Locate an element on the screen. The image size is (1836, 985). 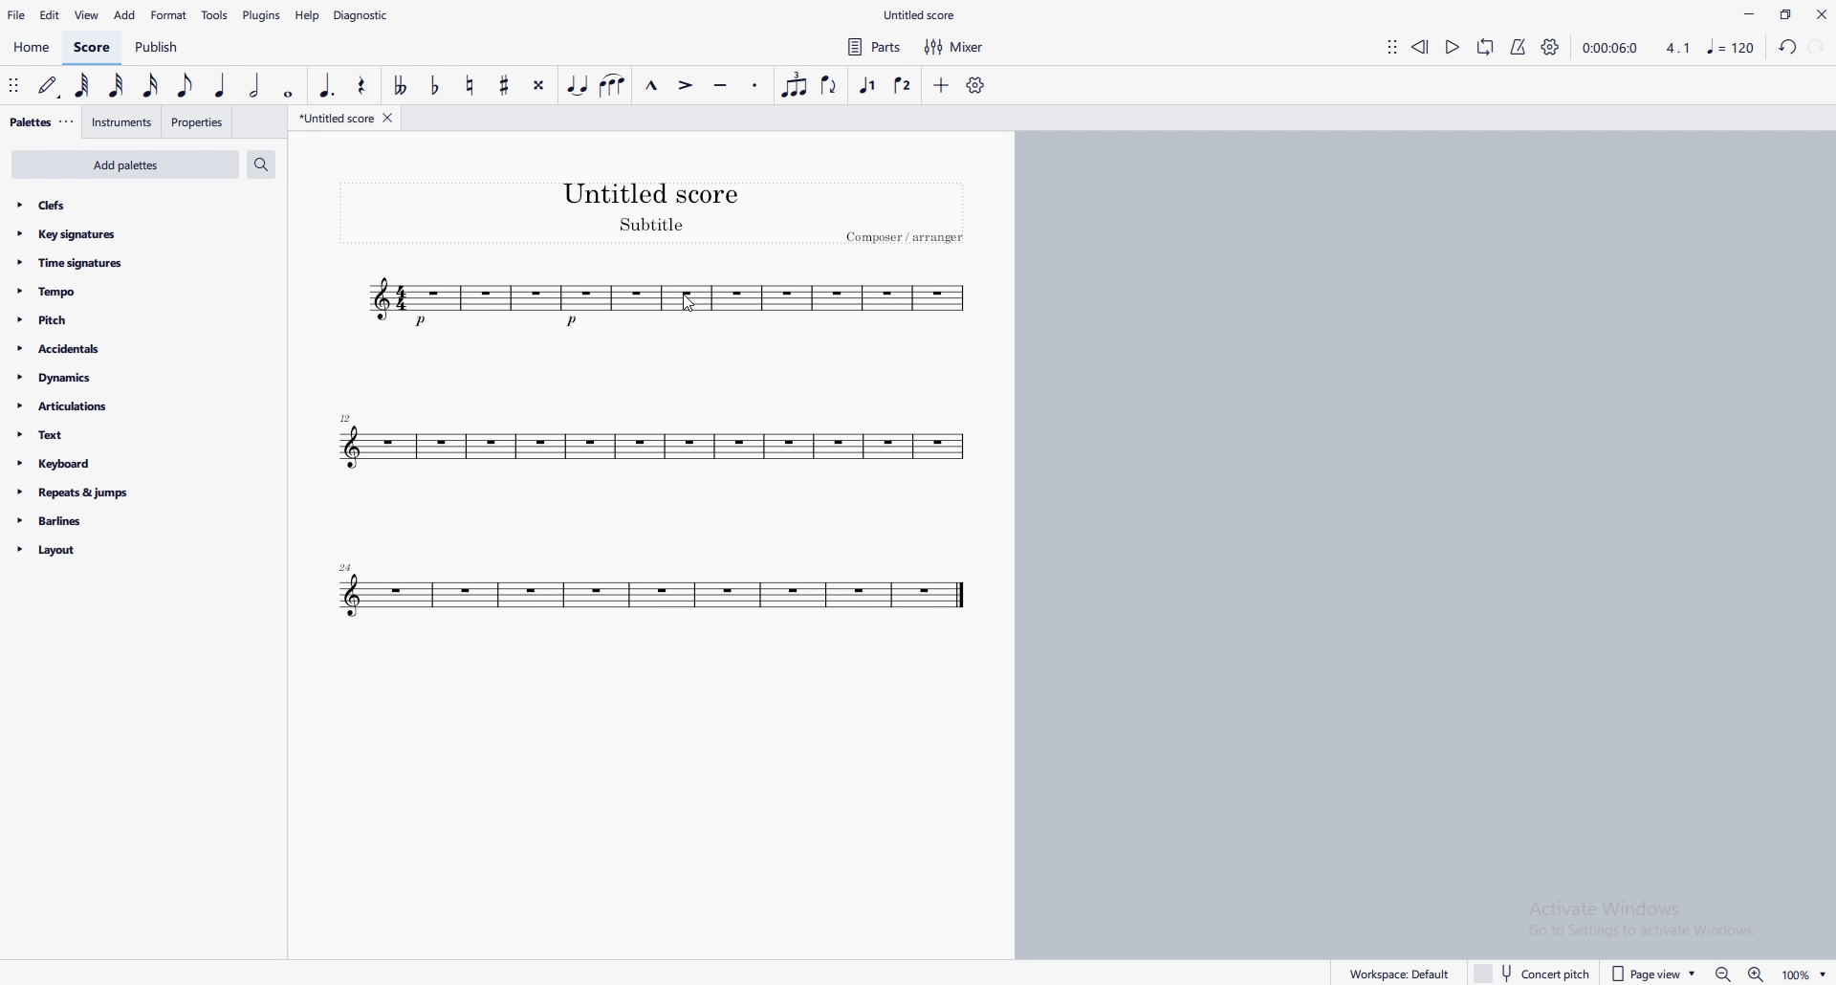
tuplet is located at coordinates (796, 85).